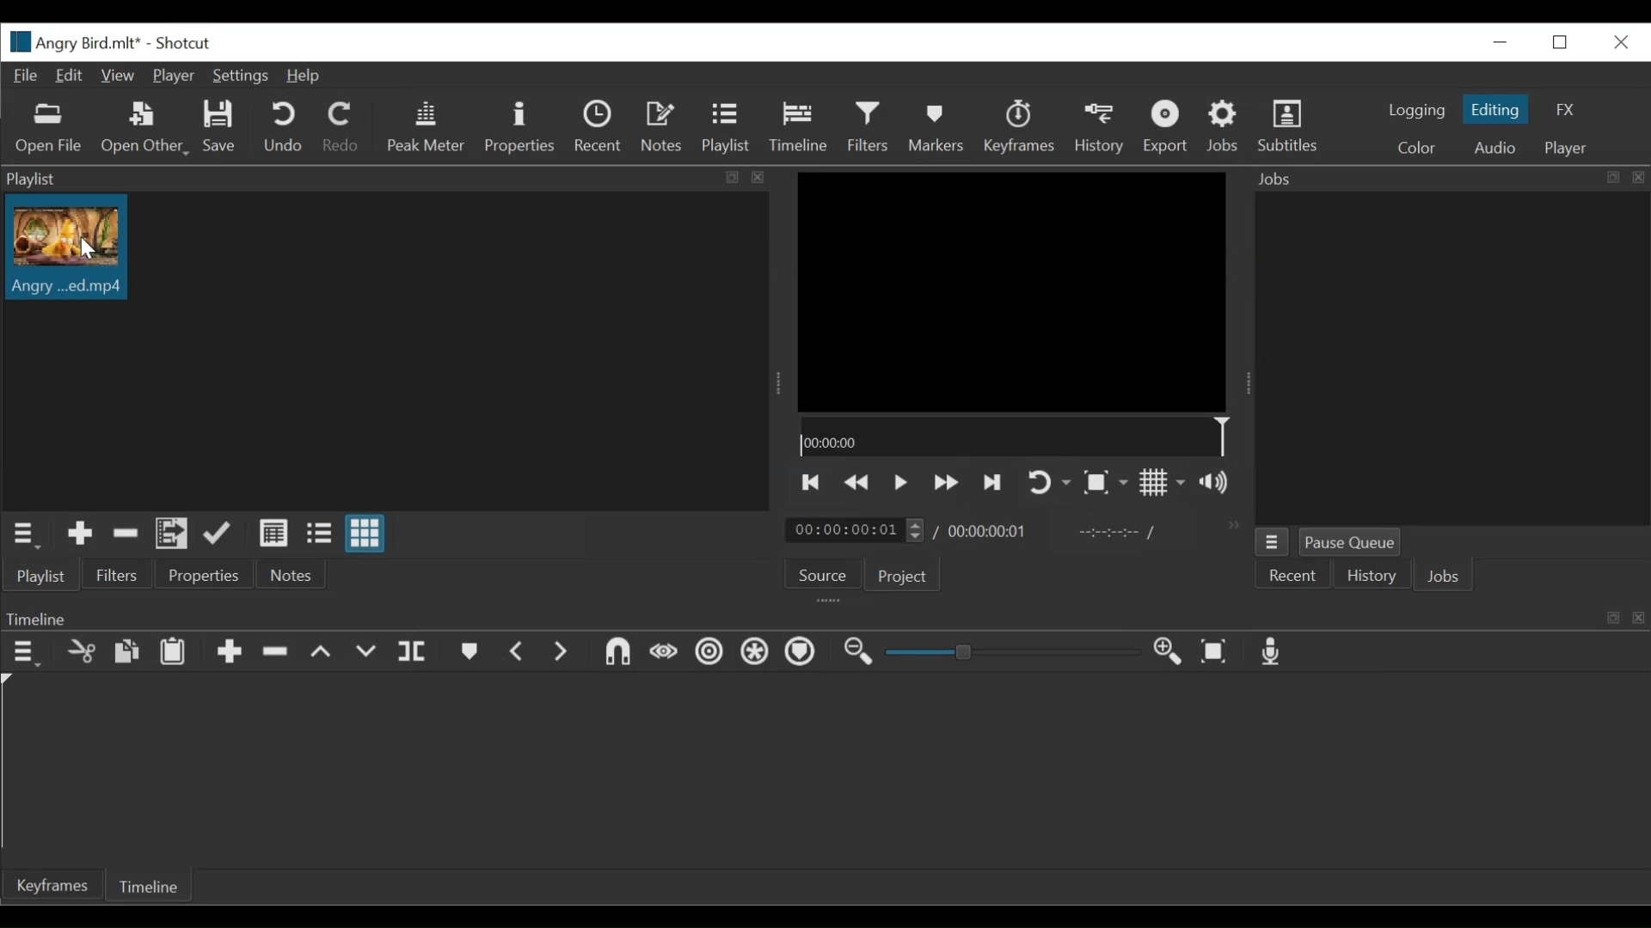 The image size is (1651, 928). What do you see at coordinates (1353, 542) in the screenshot?
I see `Pause Queue` at bounding box center [1353, 542].